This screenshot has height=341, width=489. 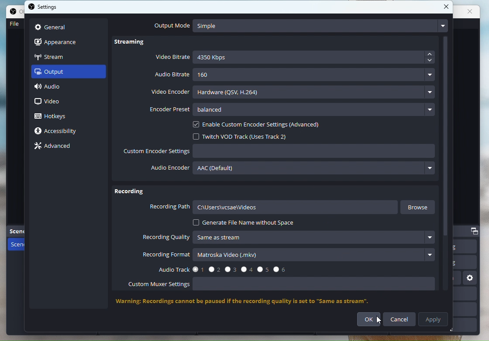 I want to click on Audio Track, so click(x=219, y=269).